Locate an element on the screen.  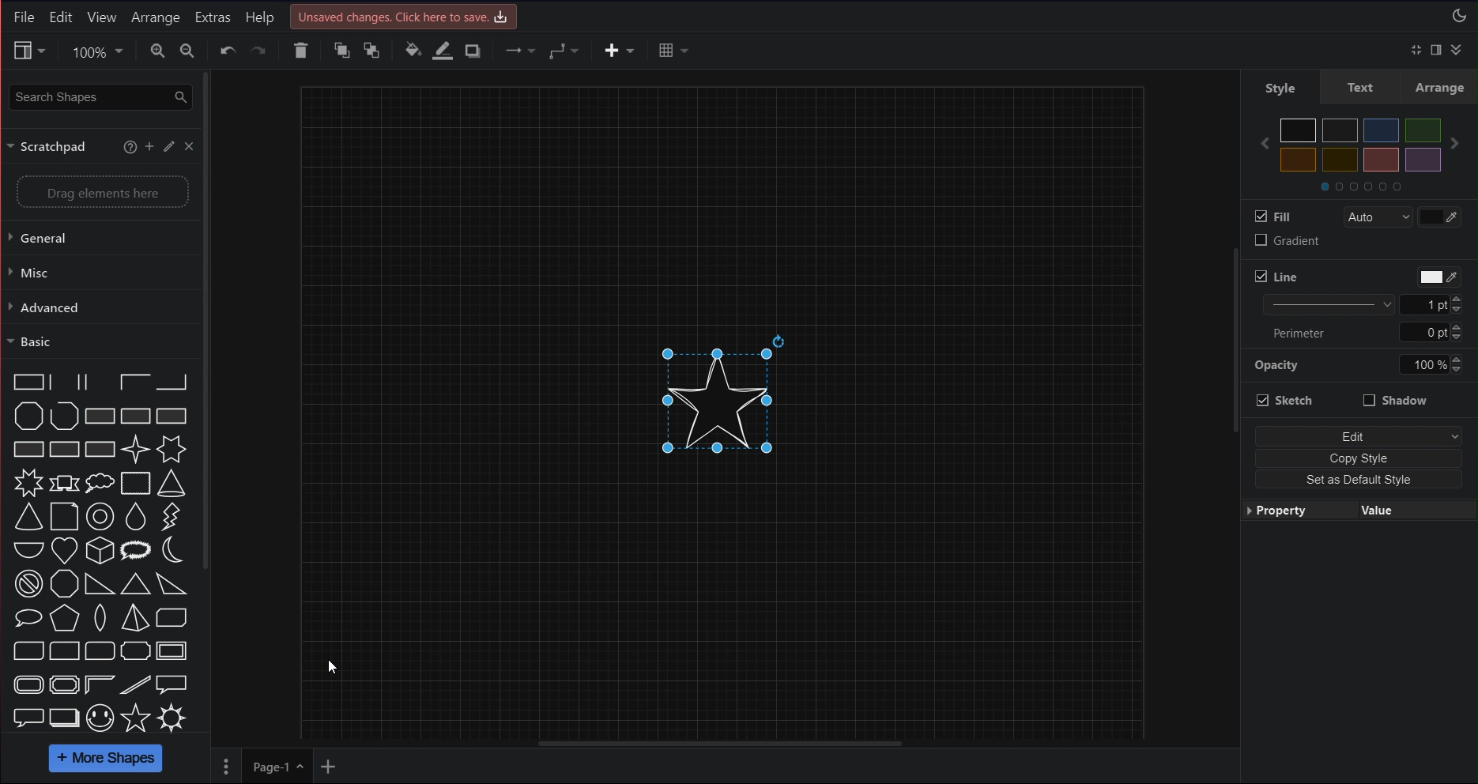
octagon is located at coordinates (64, 583).